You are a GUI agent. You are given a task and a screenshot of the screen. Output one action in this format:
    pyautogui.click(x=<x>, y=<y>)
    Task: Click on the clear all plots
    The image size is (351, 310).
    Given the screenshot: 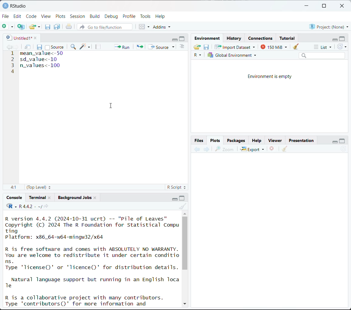 What is the action you would take?
    pyautogui.click(x=285, y=149)
    